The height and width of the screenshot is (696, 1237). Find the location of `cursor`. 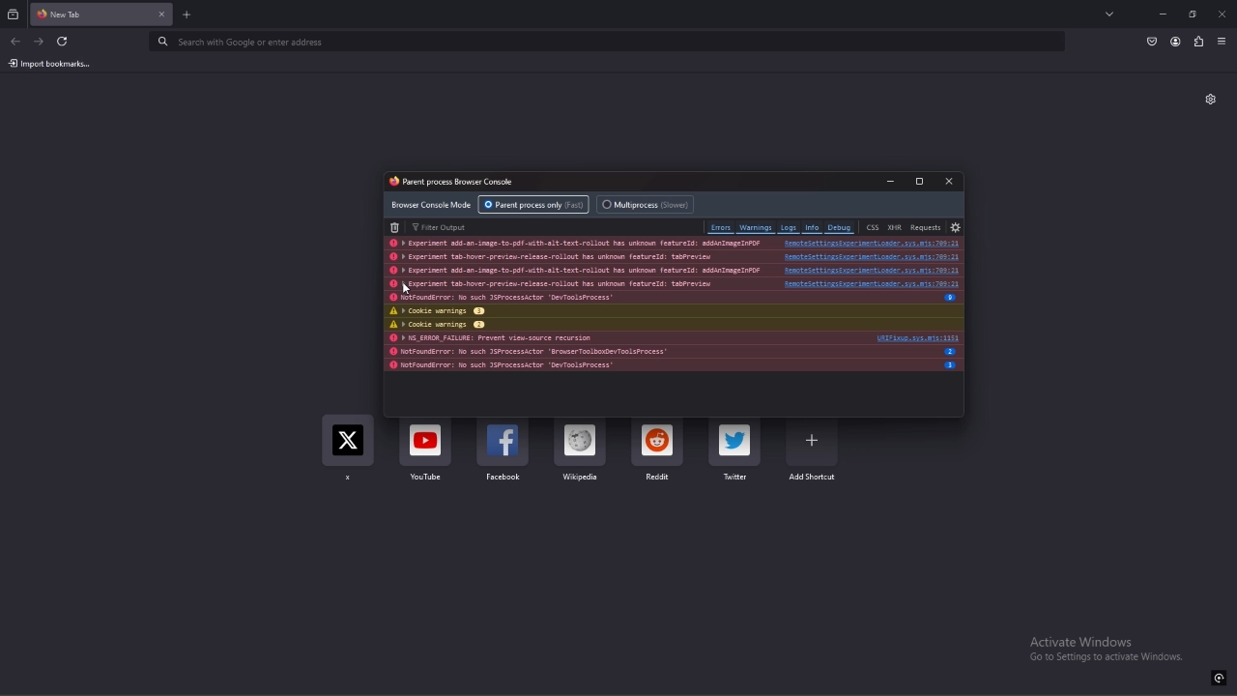

cursor is located at coordinates (406, 289).